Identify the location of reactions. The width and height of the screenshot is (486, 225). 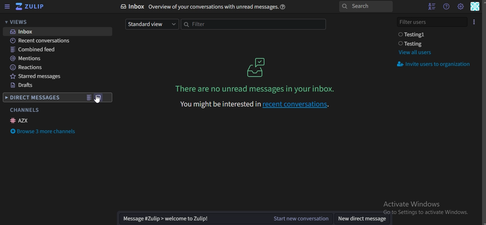
(27, 67).